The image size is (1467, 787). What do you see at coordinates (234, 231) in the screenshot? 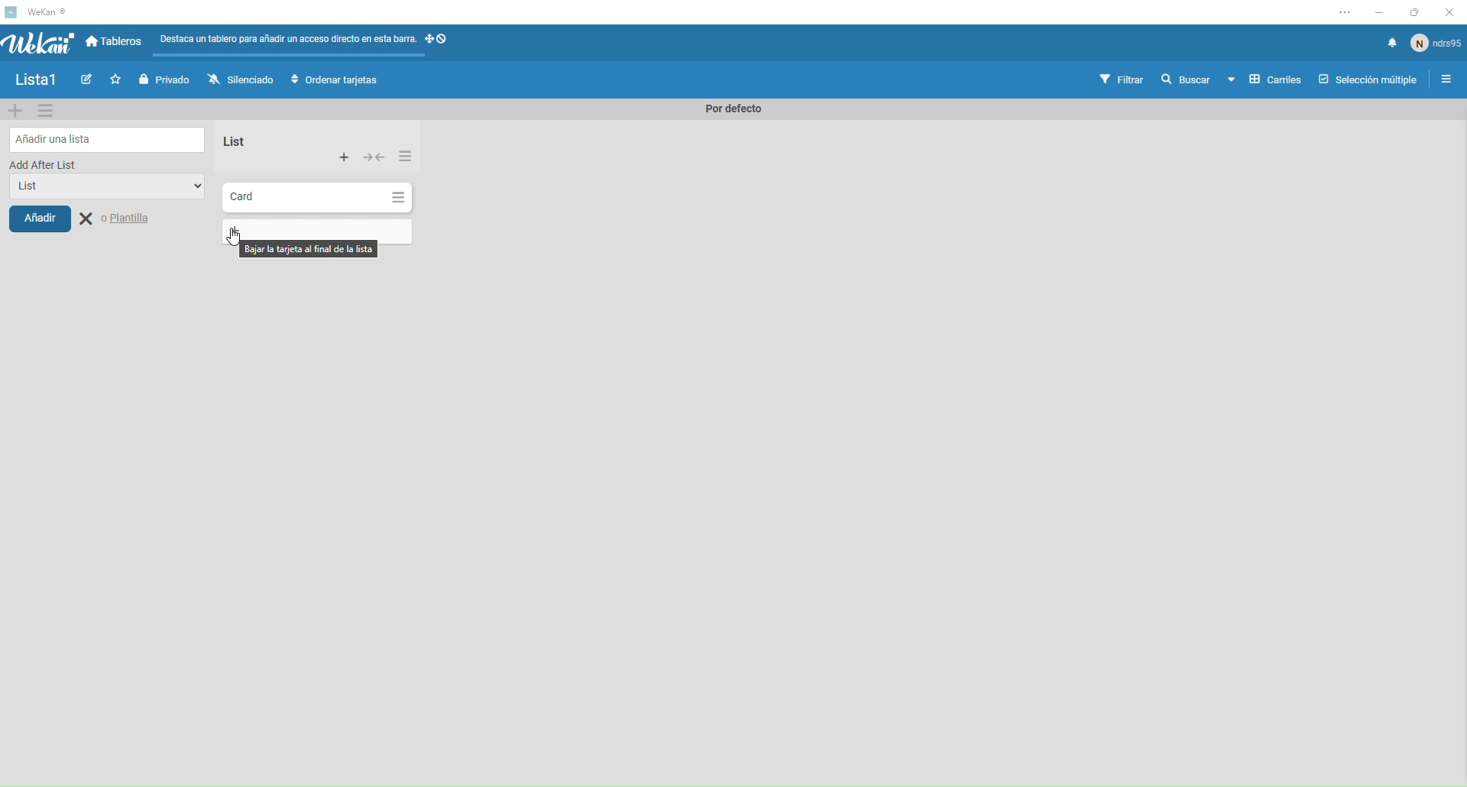
I see `Add Card` at bounding box center [234, 231].